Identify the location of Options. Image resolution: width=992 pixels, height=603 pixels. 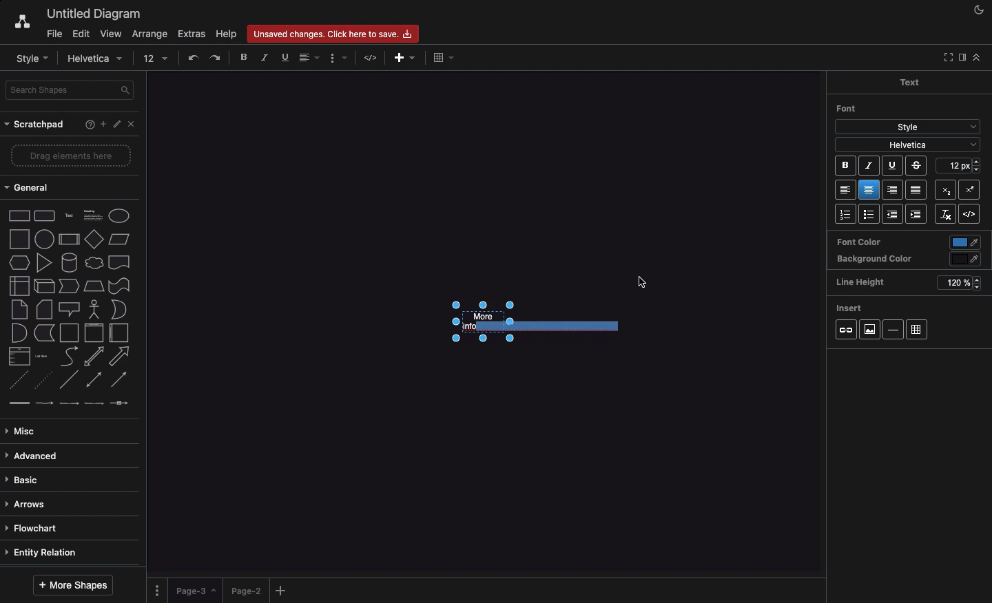
(158, 590).